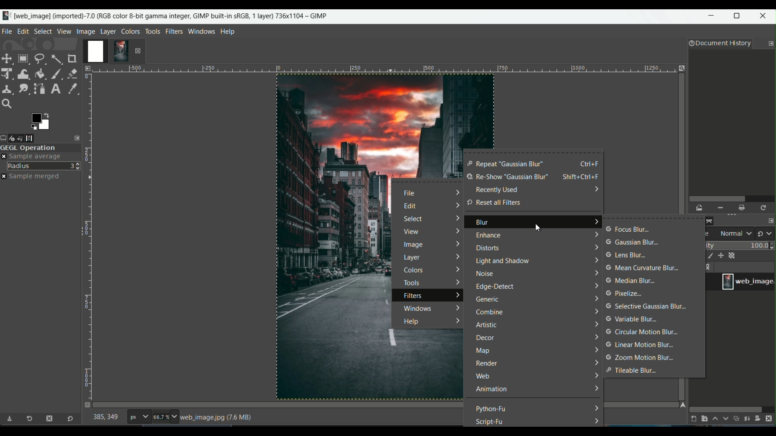 This screenshot has height=436, width=776. I want to click on width measuring scale, so click(382, 71).